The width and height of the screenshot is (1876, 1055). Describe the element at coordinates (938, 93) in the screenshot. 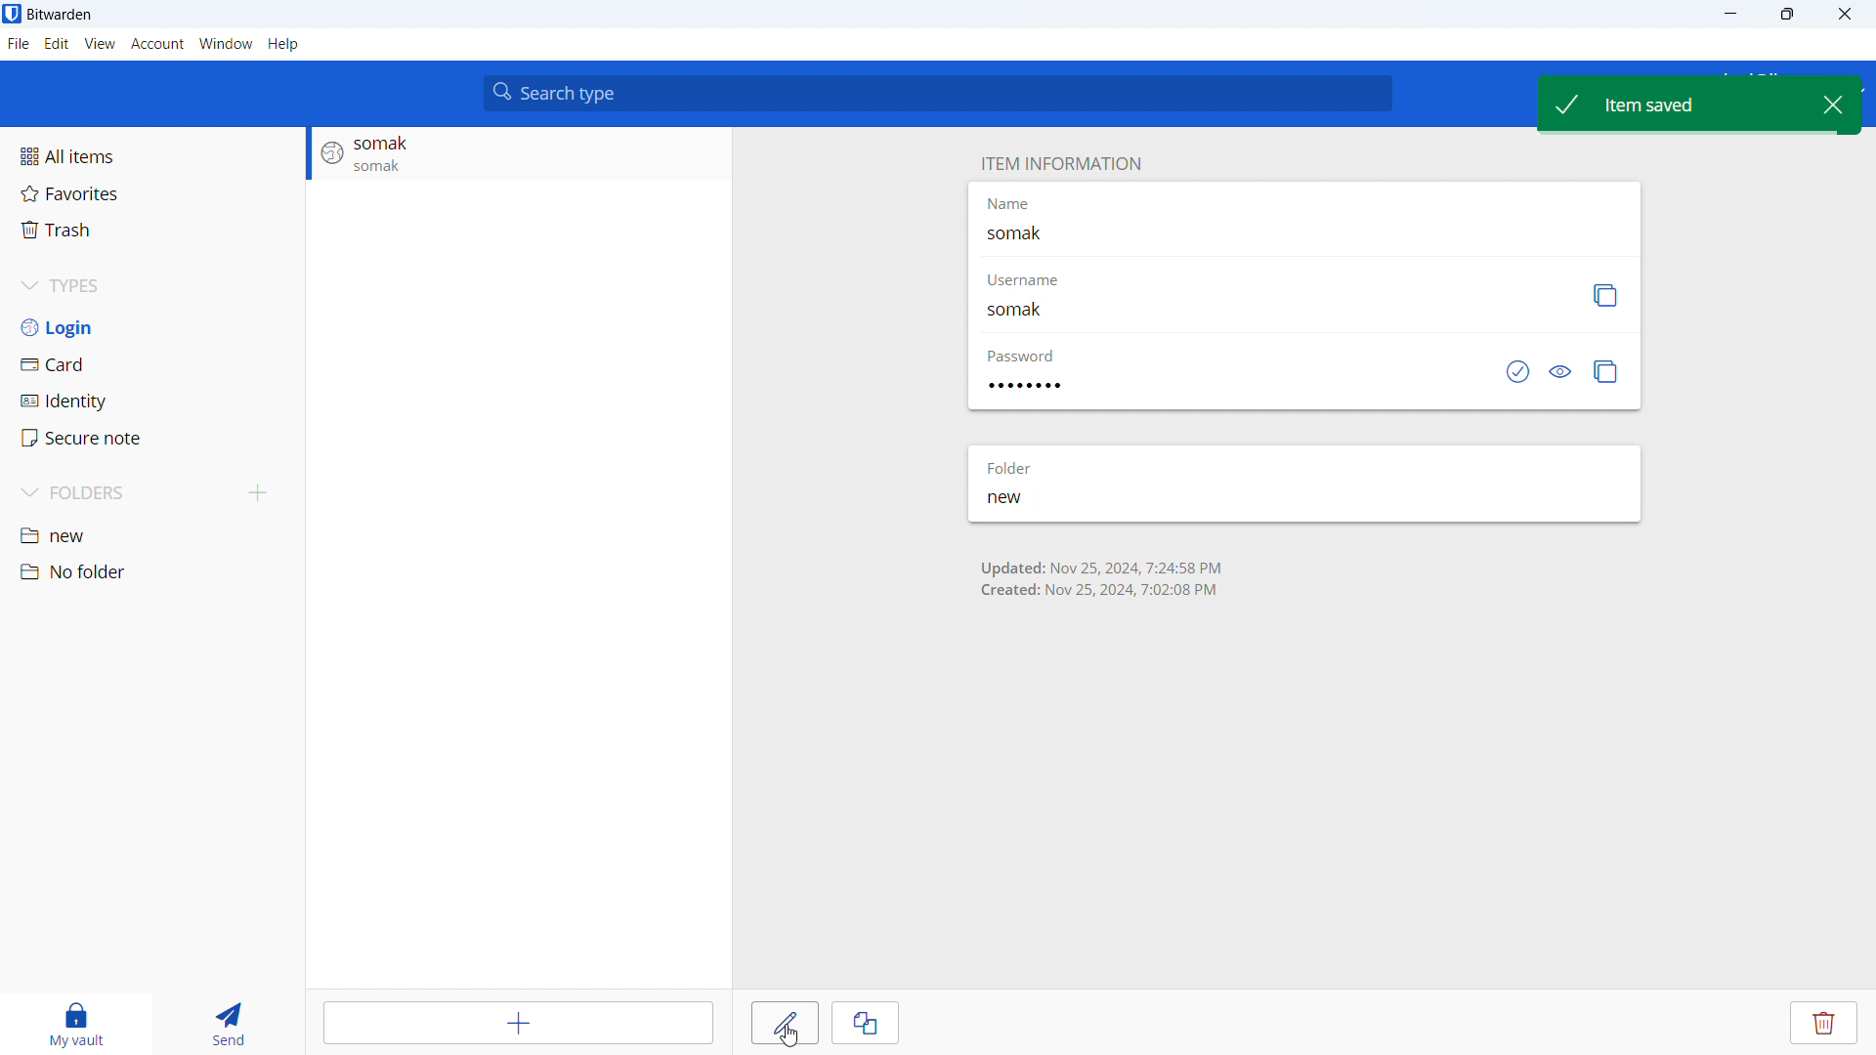

I see `search type` at that location.